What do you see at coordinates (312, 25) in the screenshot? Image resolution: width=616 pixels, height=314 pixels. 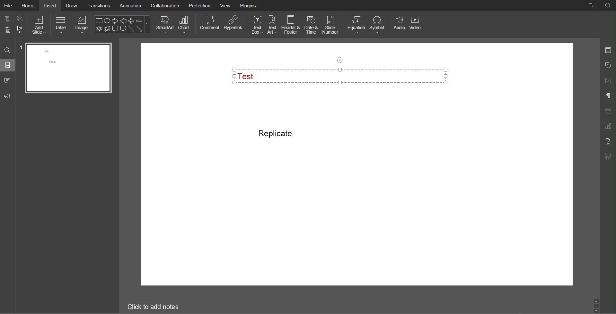 I see `Date & Time` at bounding box center [312, 25].